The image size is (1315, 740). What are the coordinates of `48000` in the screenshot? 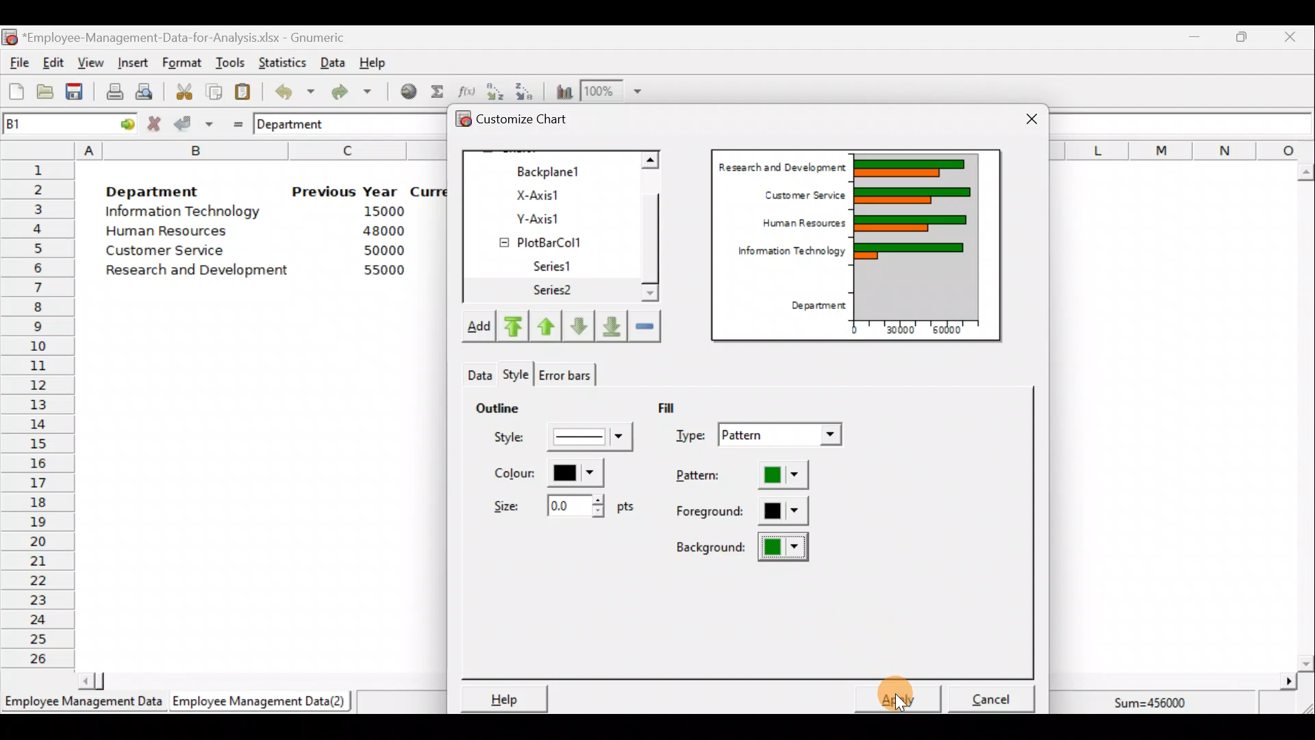 It's located at (383, 231).